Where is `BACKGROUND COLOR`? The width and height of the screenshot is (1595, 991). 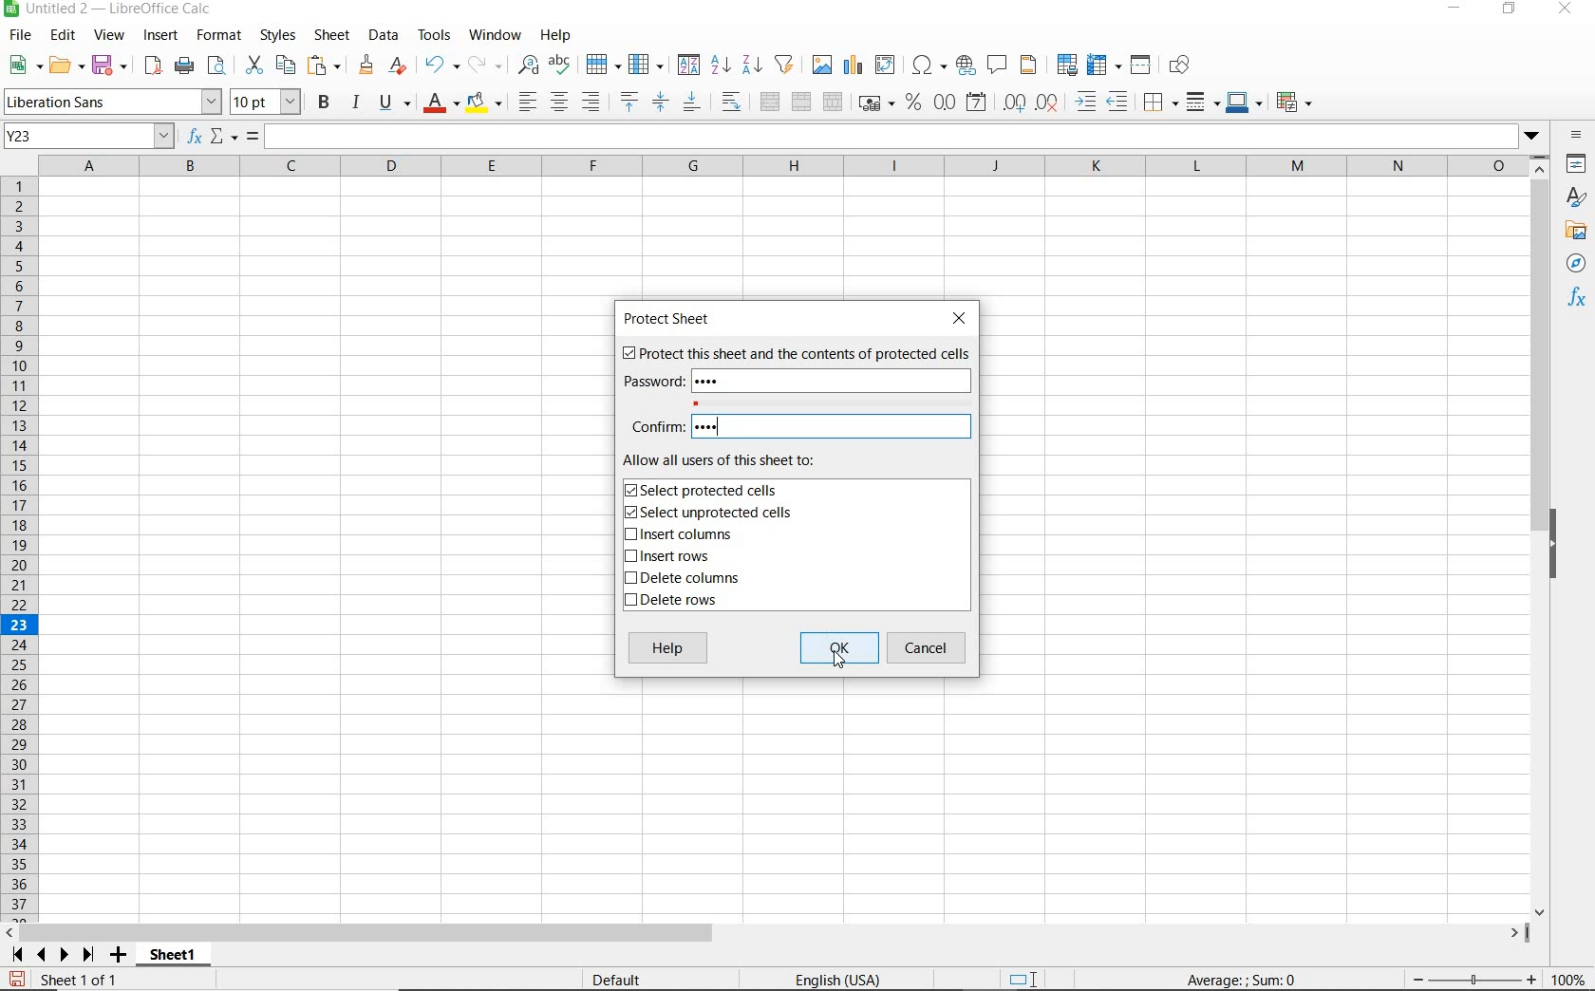 BACKGROUND COLOR is located at coordinates (484, 102).